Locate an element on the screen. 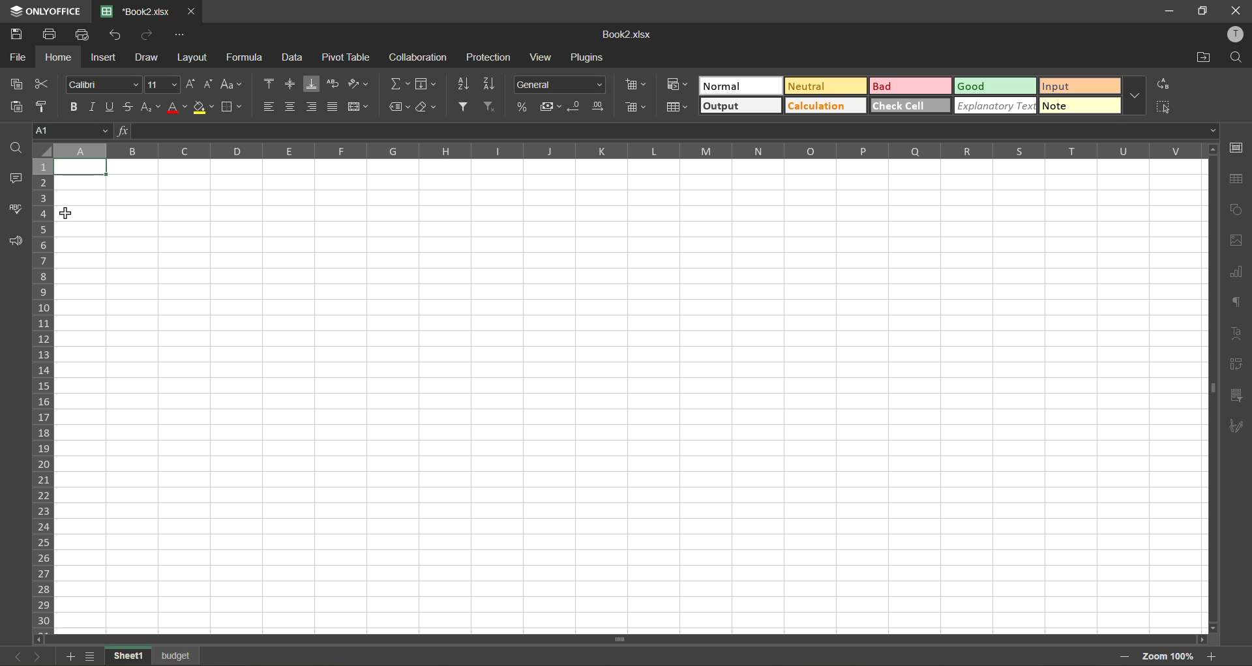 The image size is (1252, 666). strikethrough is located at coordinates (129, 107).